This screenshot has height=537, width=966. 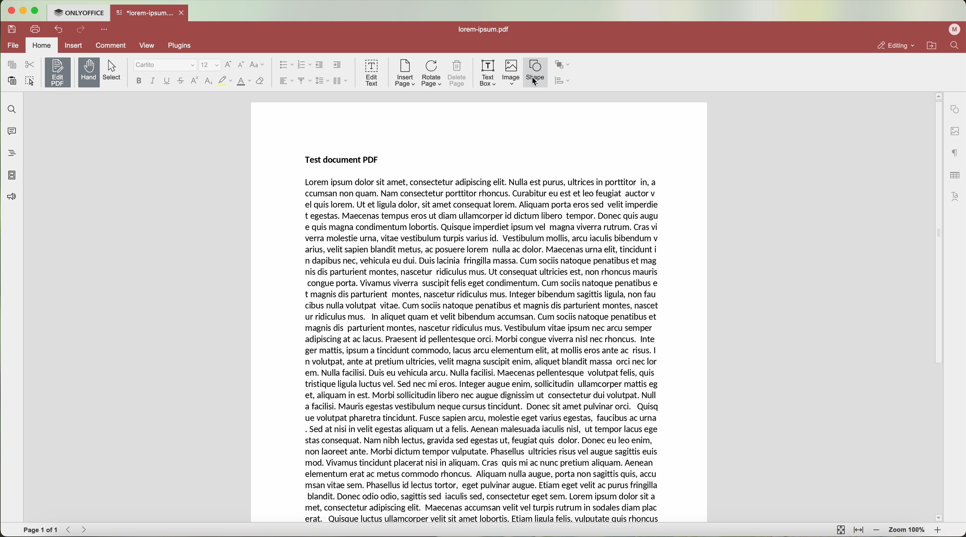 I want to click on body text, so click(x=482, y=350).